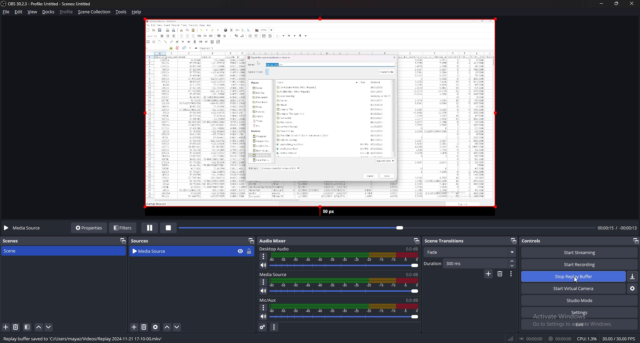 This screenshot has height=343, width=640. Describe the element at coordinates (264, 291) in the screenshot. I see `mute` at that location.